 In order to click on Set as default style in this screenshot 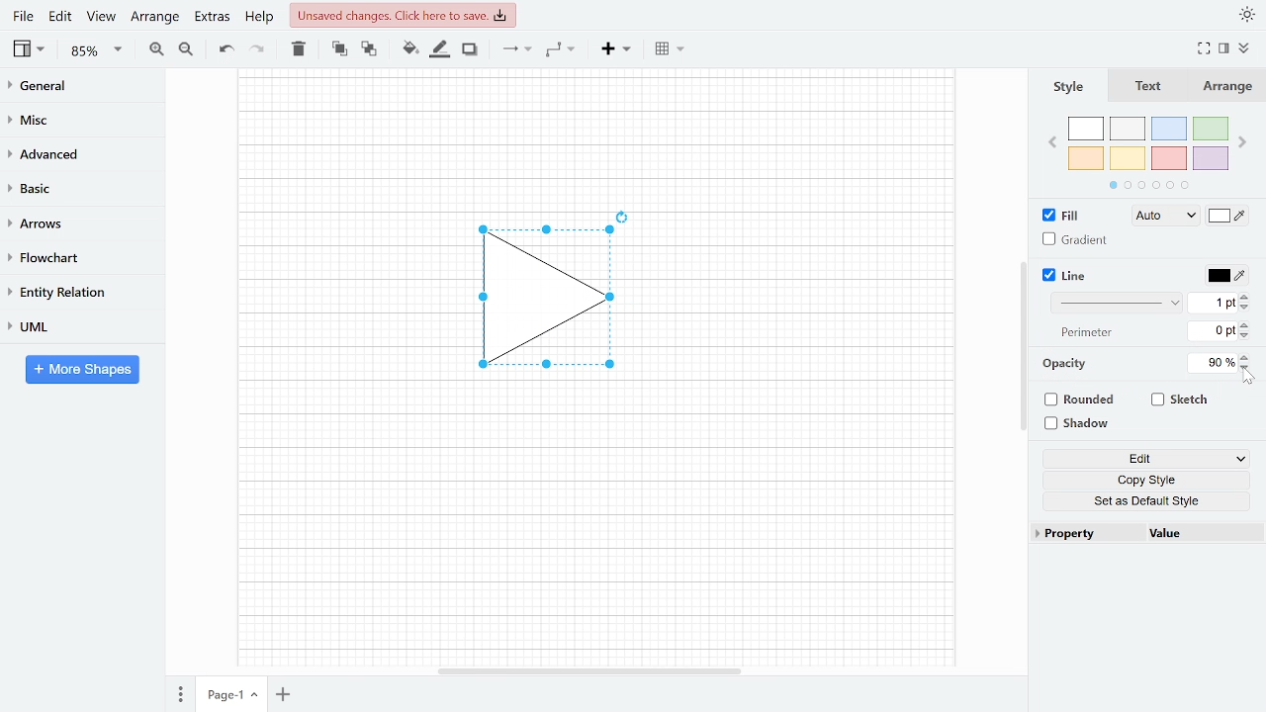, I will do `click(1149, 500)`.